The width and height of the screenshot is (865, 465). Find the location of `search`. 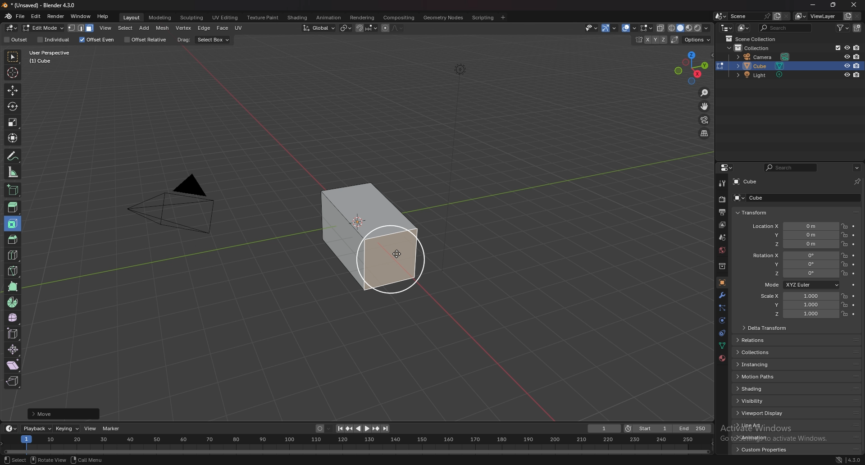

search is located at coordinates (790, 168).